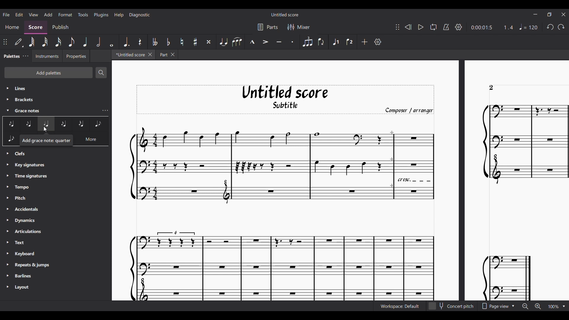  I want to click on Page number, so click(491, 88).